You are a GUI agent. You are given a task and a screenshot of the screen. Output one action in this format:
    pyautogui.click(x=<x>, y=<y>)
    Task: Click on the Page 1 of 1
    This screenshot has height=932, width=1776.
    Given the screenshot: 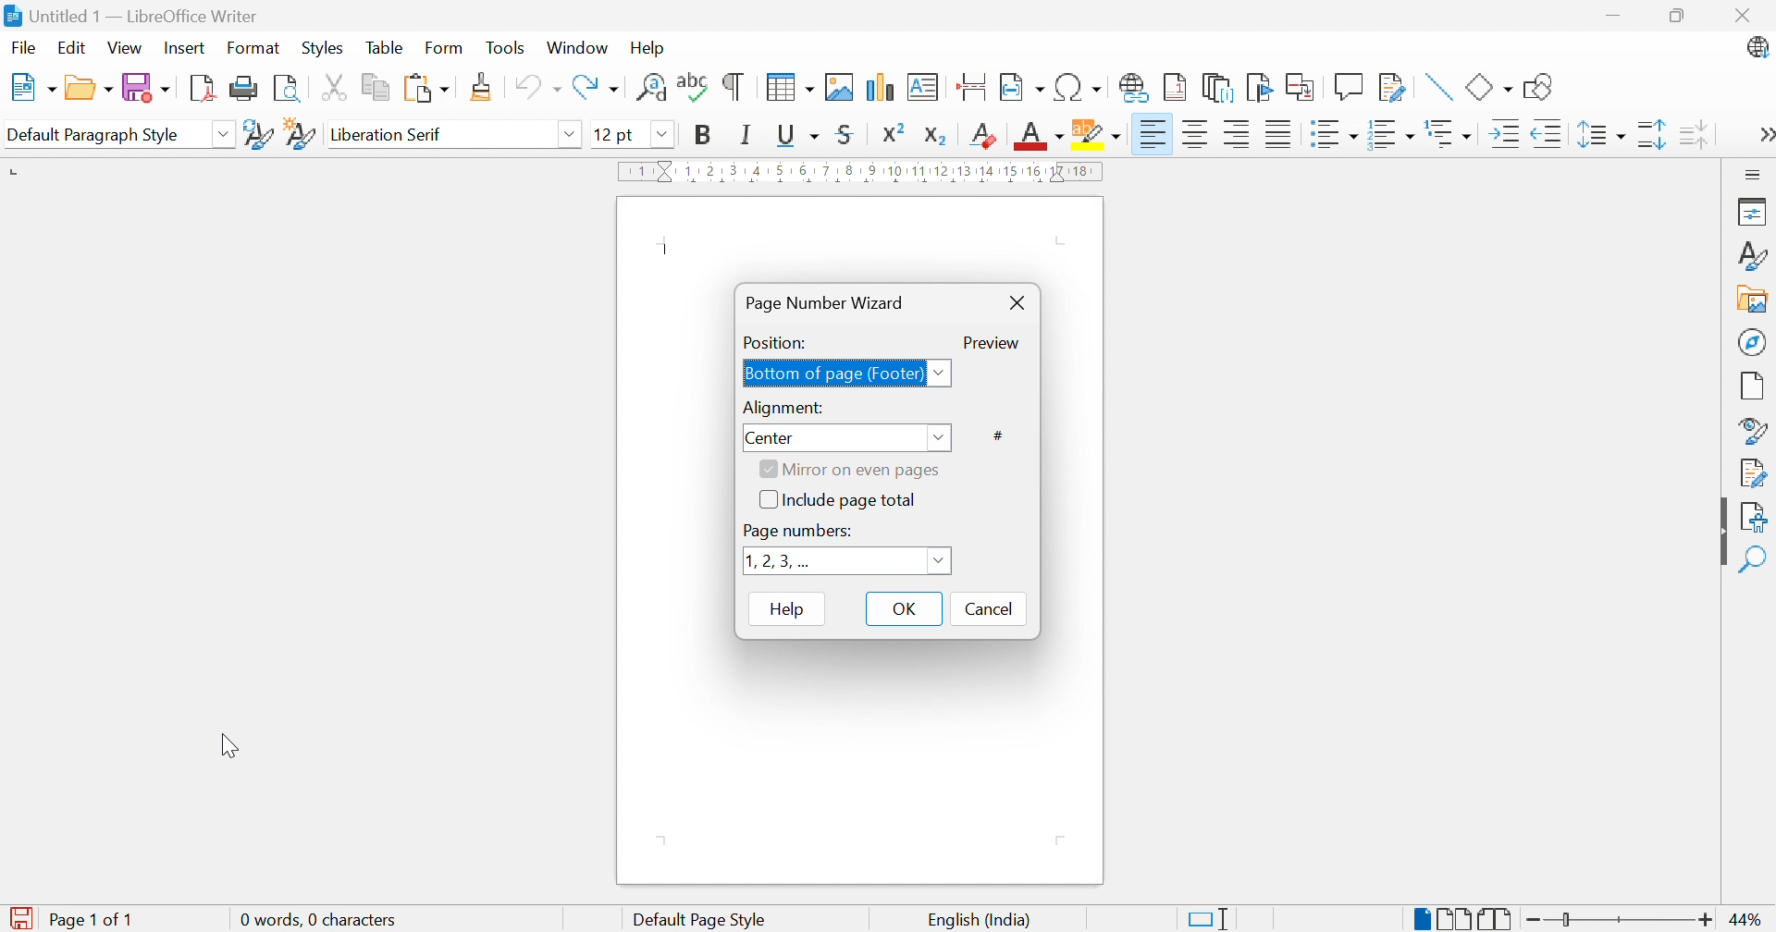 What is the action you would take?
    pyautogui.click(x=89, y=921)
    